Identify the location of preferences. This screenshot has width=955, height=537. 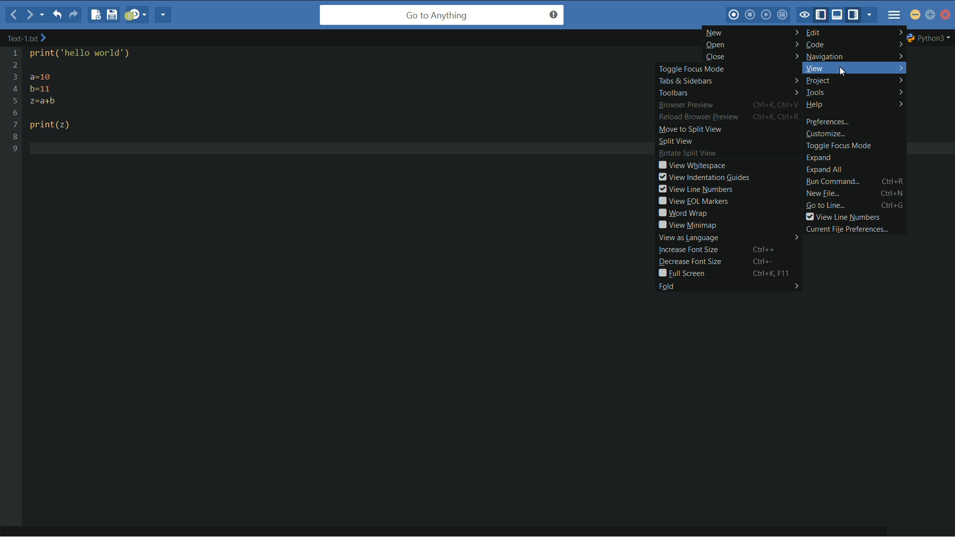
(828, 121).